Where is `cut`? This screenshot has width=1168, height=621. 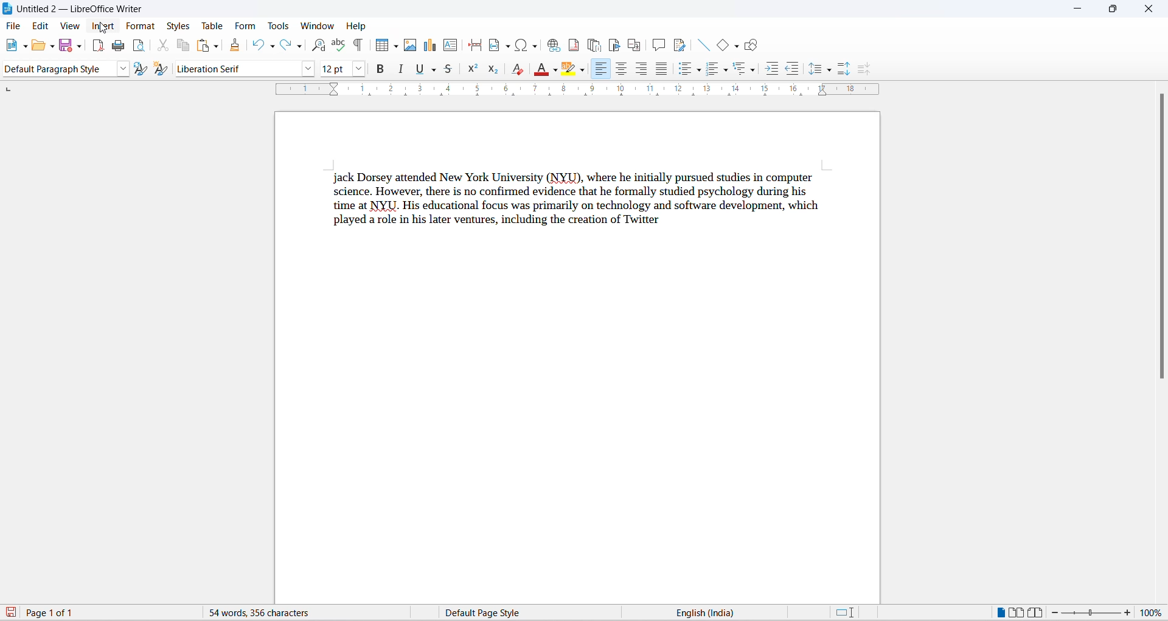
cut is located at coordinates (163, 45).